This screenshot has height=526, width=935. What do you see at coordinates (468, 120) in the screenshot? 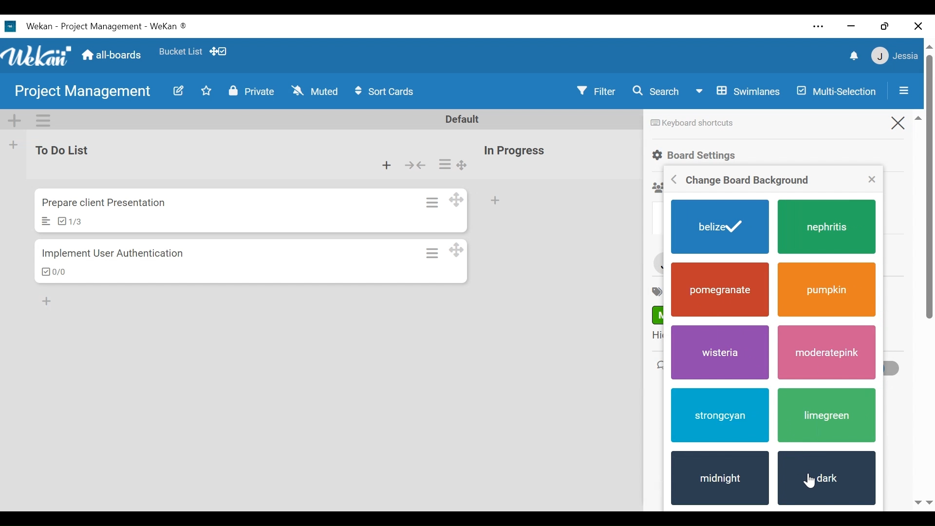
I see `Default` at bounding box center [468, 120].